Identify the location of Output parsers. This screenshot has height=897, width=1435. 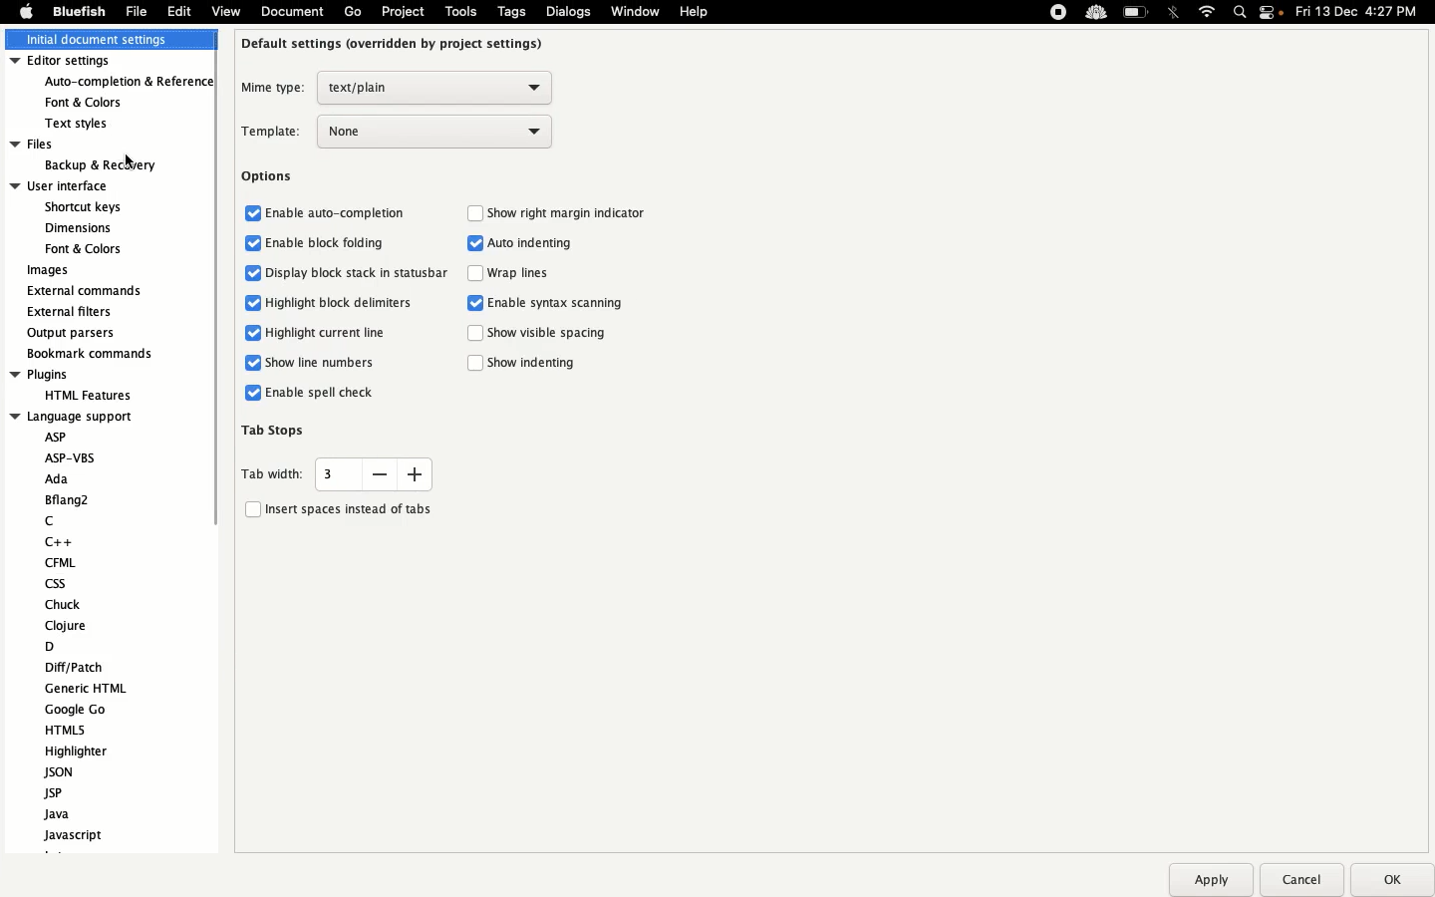
(73, 335).